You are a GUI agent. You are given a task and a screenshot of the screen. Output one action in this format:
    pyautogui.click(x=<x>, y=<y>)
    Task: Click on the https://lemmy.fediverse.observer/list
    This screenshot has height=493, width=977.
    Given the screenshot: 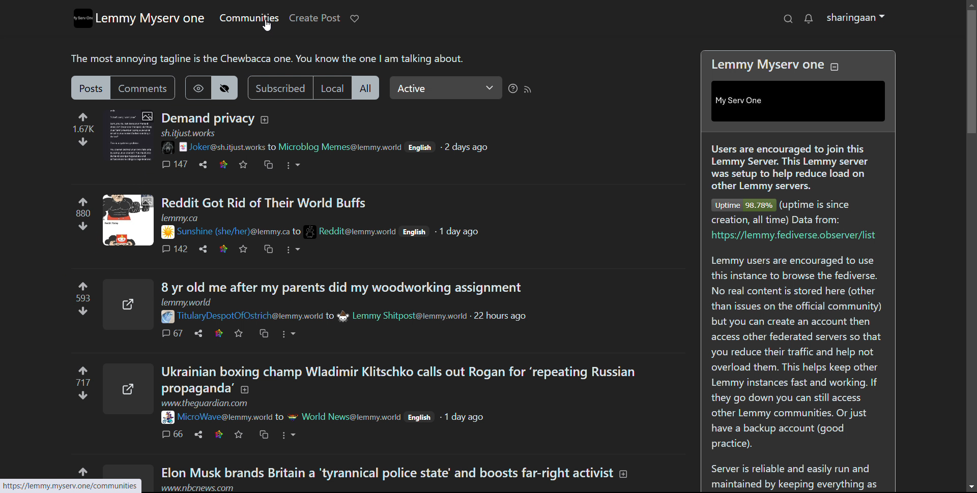 What is the action you would take?
    pyautogui.click(x=792, y=237)
    